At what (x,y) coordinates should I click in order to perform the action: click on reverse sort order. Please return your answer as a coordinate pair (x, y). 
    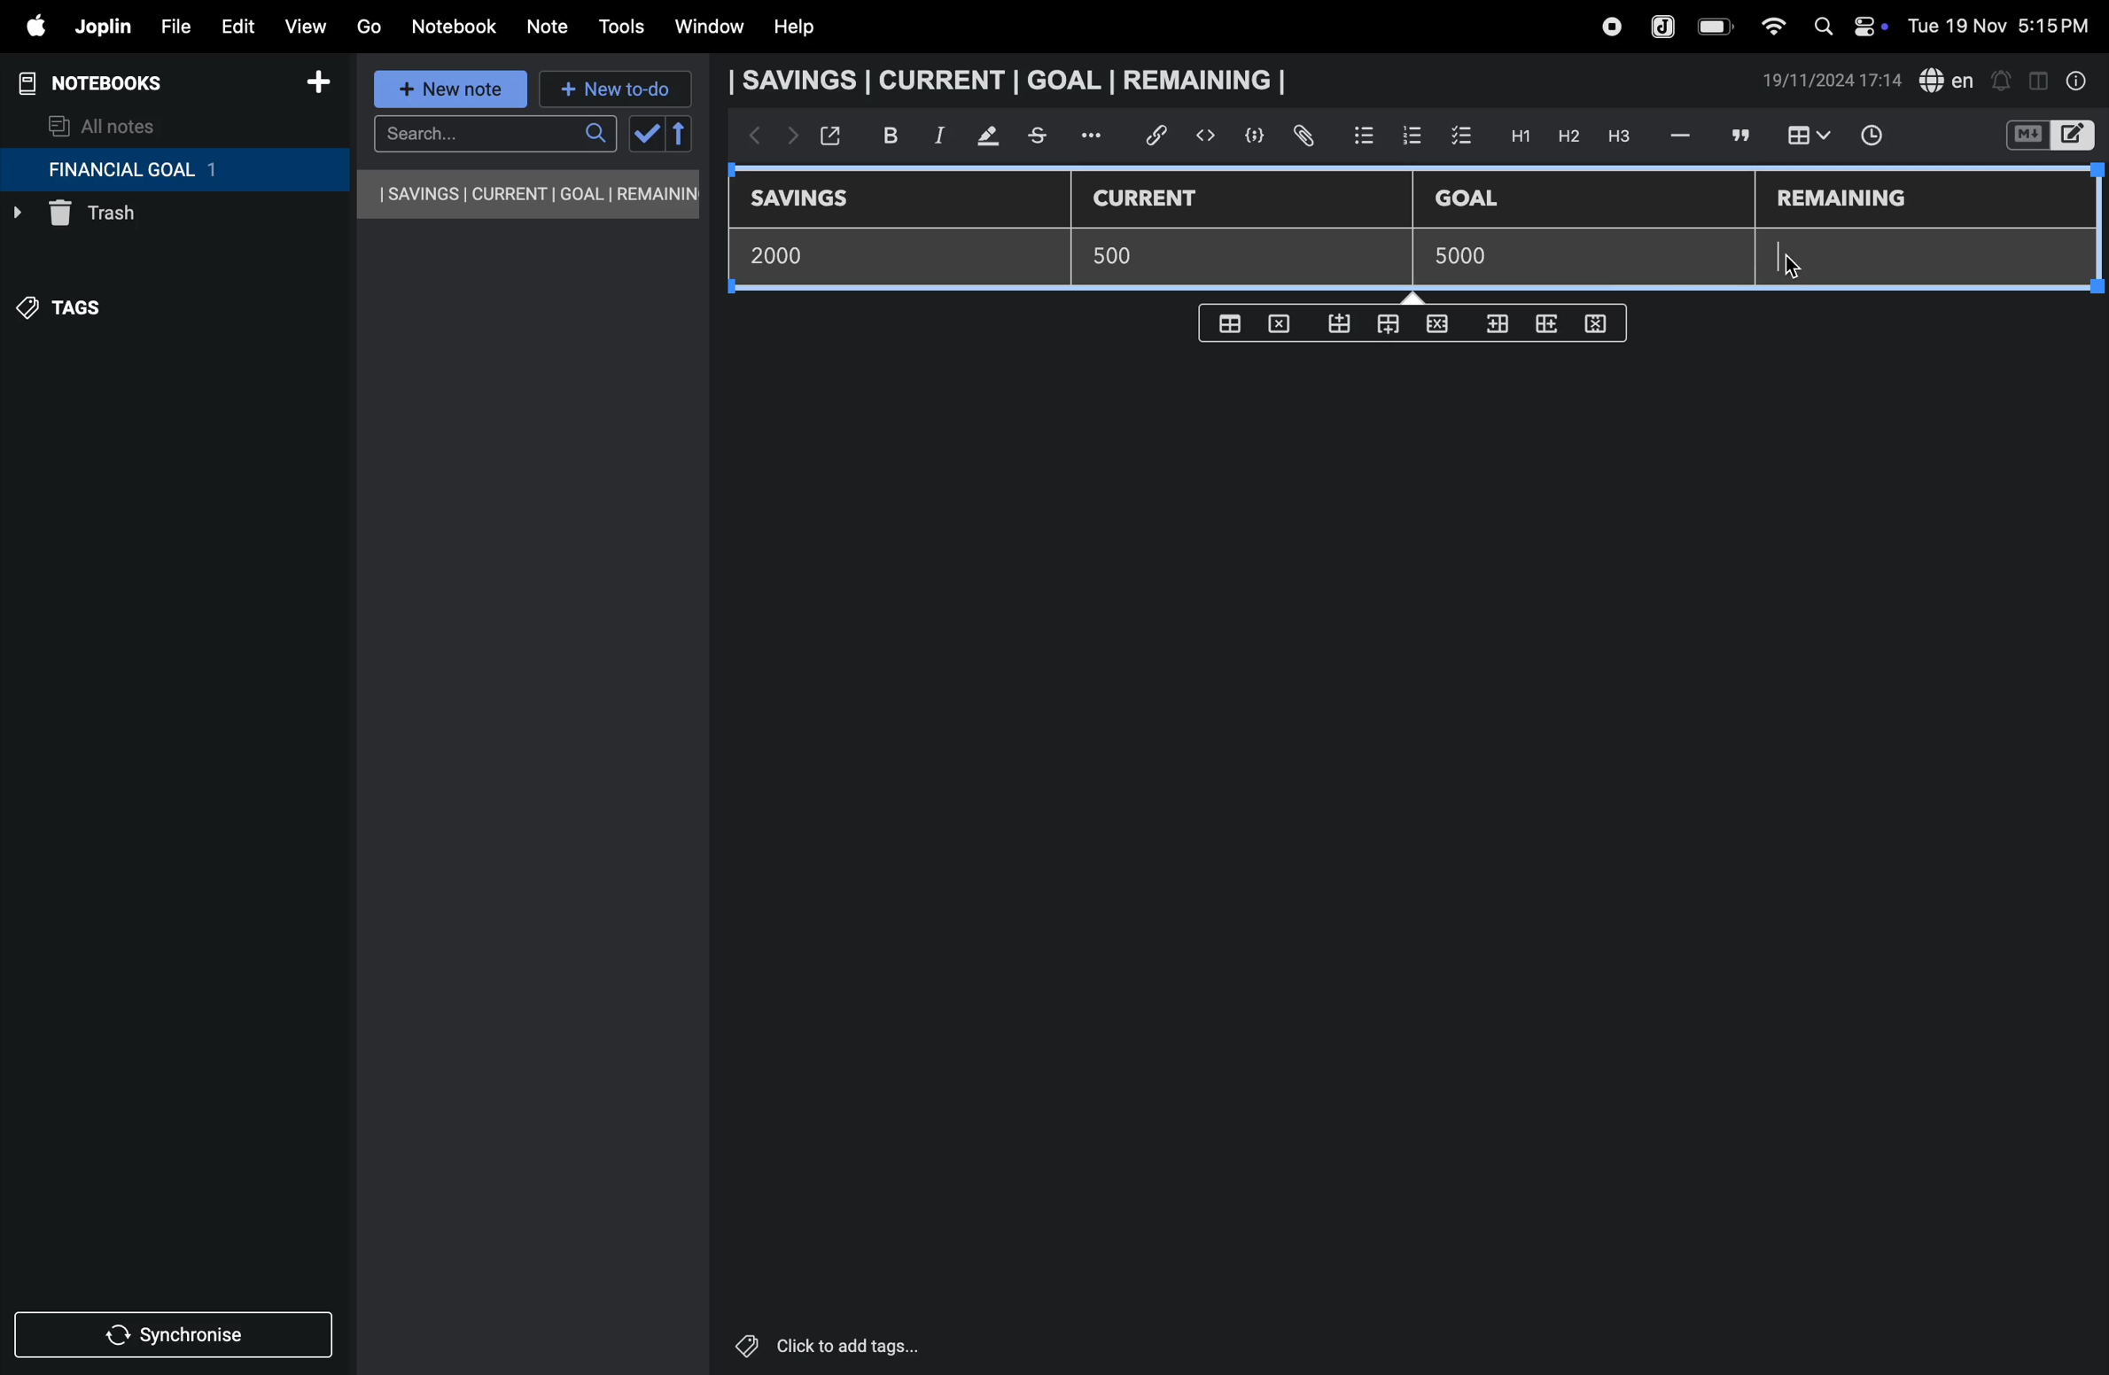
    Looking at the image, I should click on (681, 134).